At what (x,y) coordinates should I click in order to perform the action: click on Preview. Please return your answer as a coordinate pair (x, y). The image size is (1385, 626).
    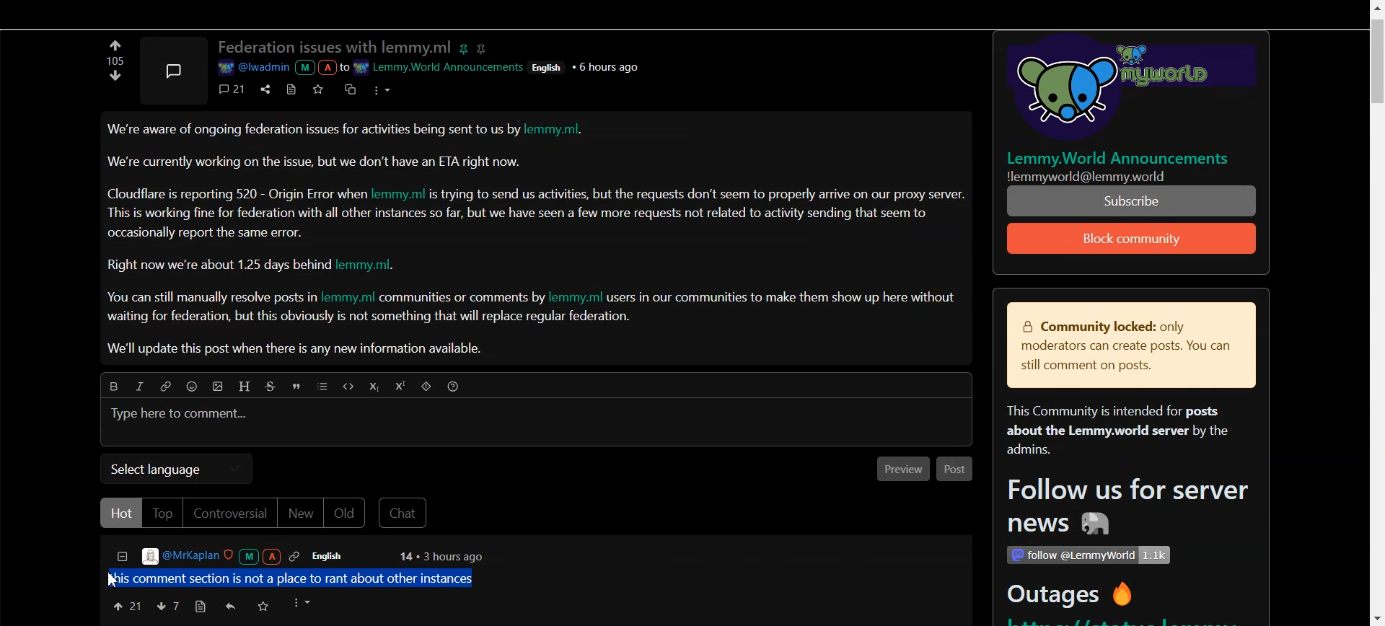
    Looking at the image, I should click on (899, 470).